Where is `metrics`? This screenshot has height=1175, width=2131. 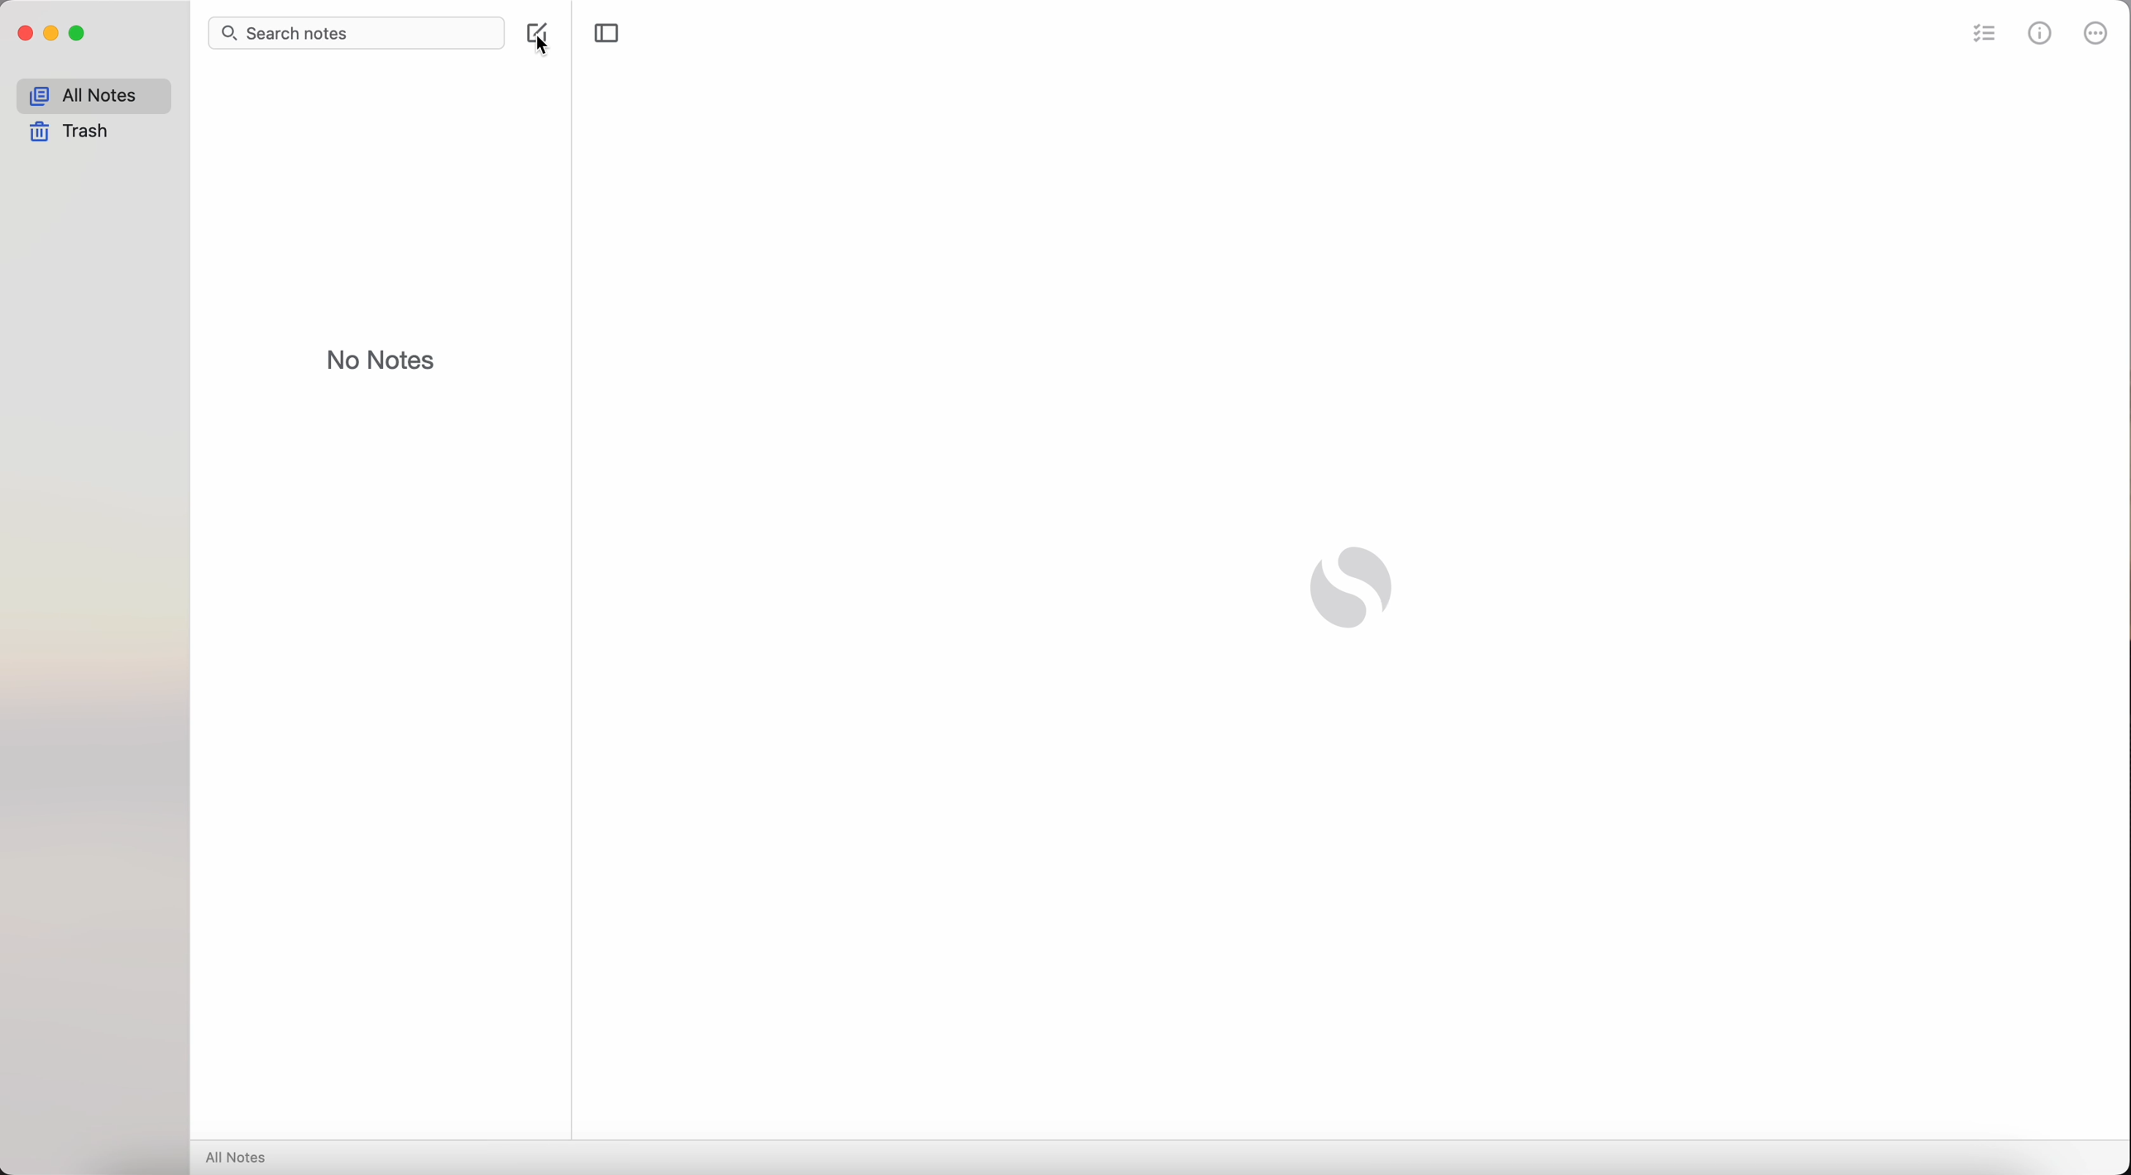
metrics is located at coordinates (2042, 32).